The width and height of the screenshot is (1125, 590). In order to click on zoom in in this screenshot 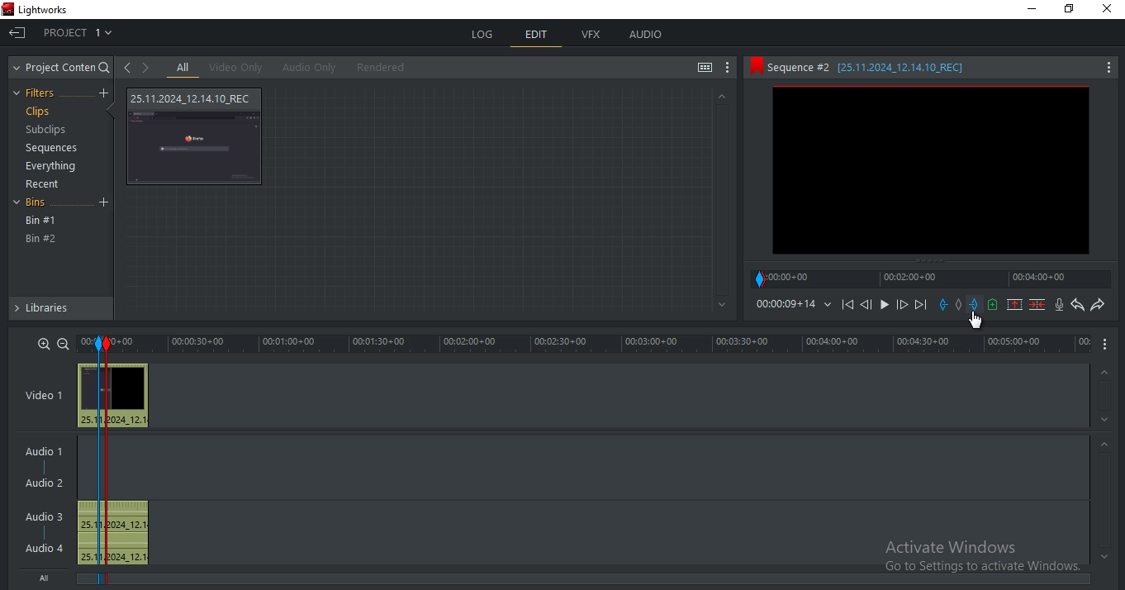, I will do `click(45, 343)`.